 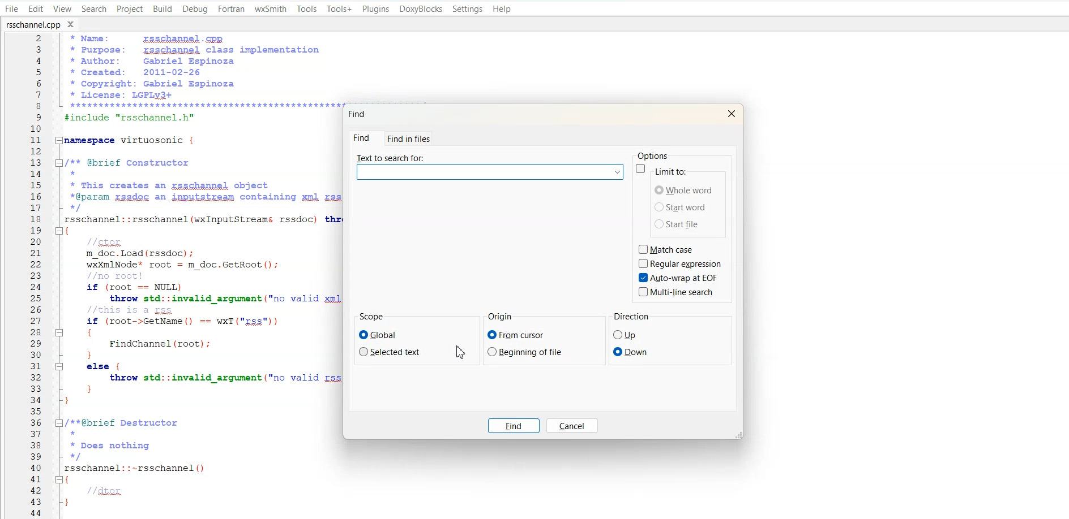 What do you see at coordinates (163, 9) in the screenshot?
I see `Build` at bounding box center [163, 9].